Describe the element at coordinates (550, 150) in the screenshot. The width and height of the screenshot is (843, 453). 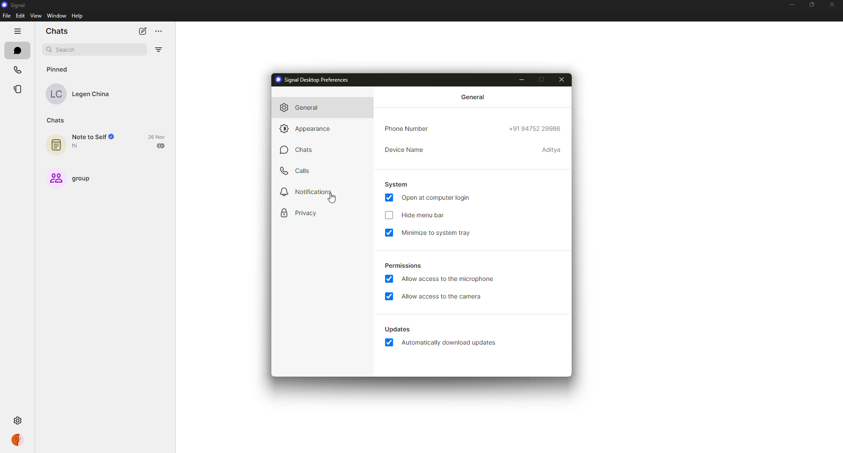
I see `Aditya` at that location.